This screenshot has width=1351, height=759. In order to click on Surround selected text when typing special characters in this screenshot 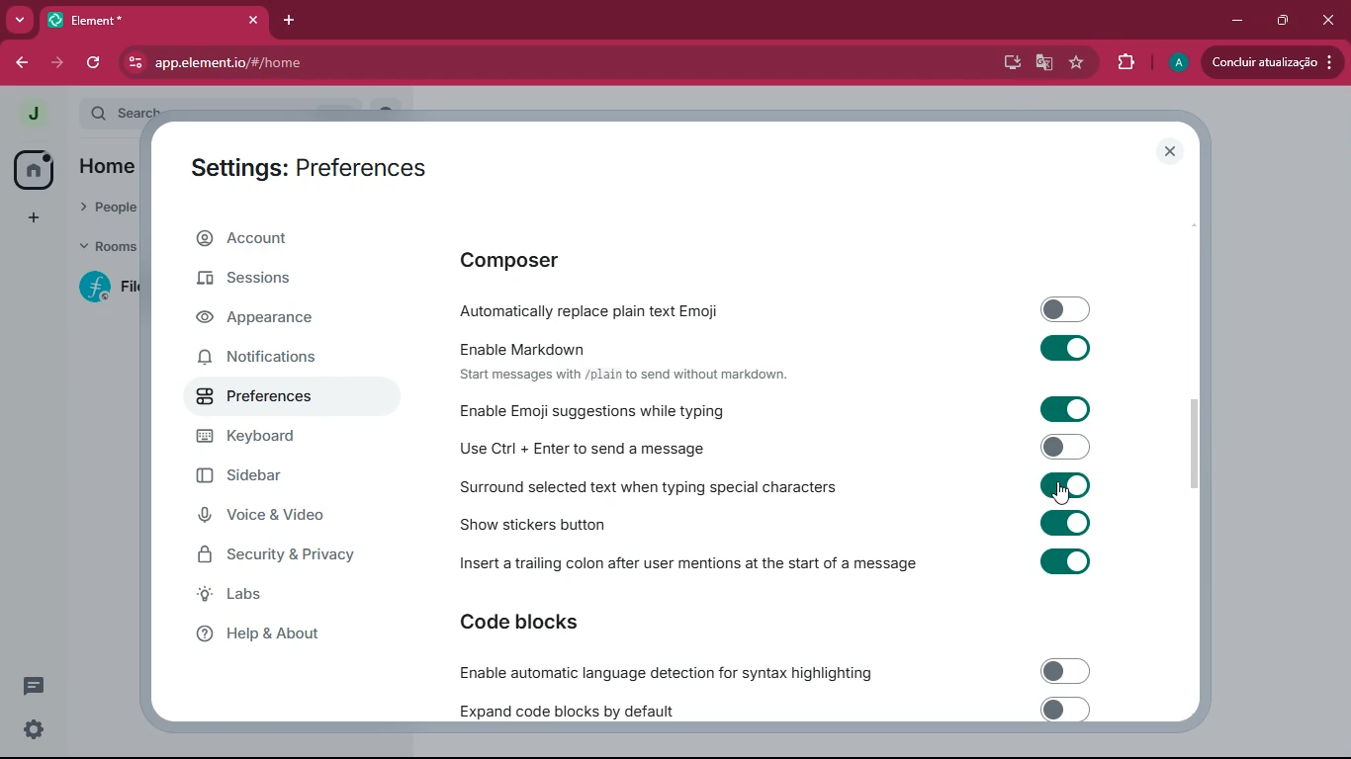, I will do `click(726, 485)`.